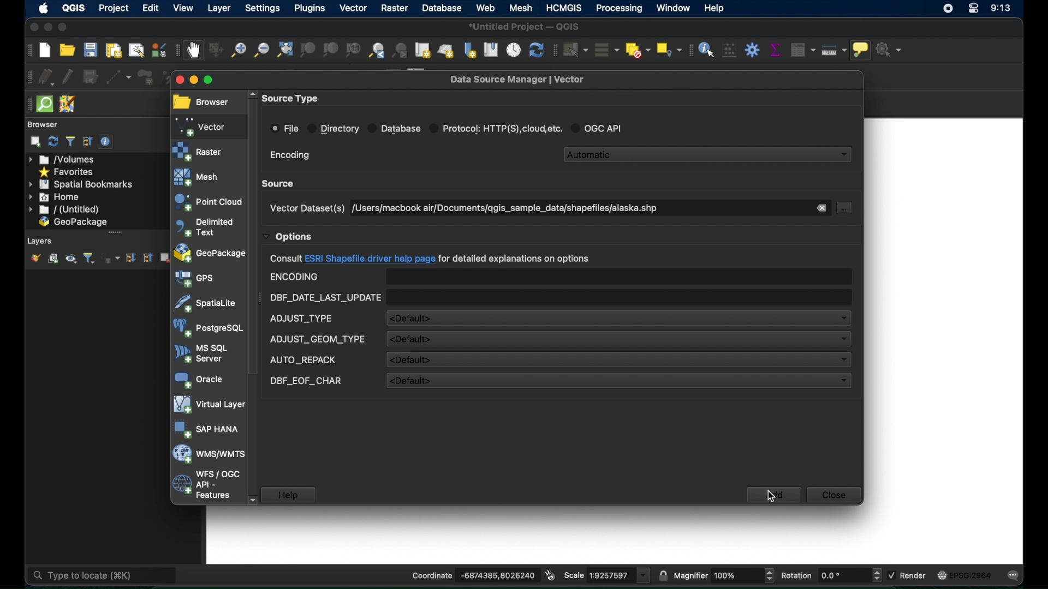  Describe the element at coordinates (521, 8) in the screenshot. I see `mesh` at that location.